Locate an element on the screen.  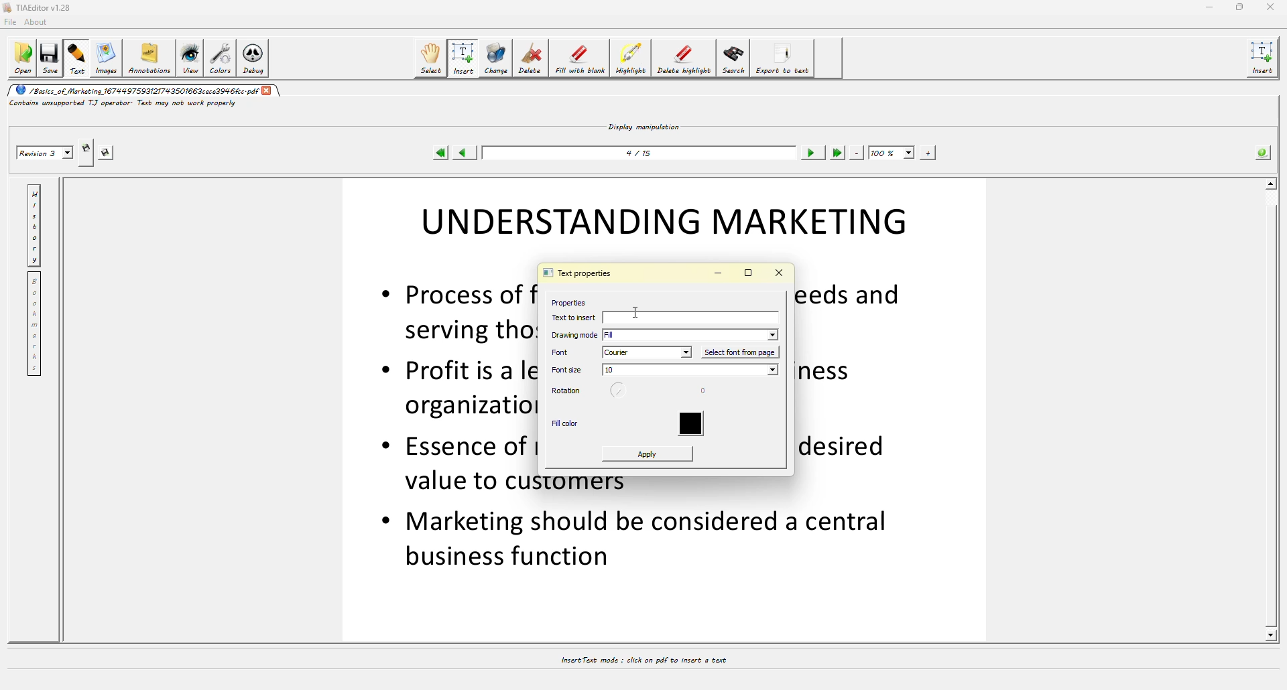
degree is located at coordinates (708, 393).